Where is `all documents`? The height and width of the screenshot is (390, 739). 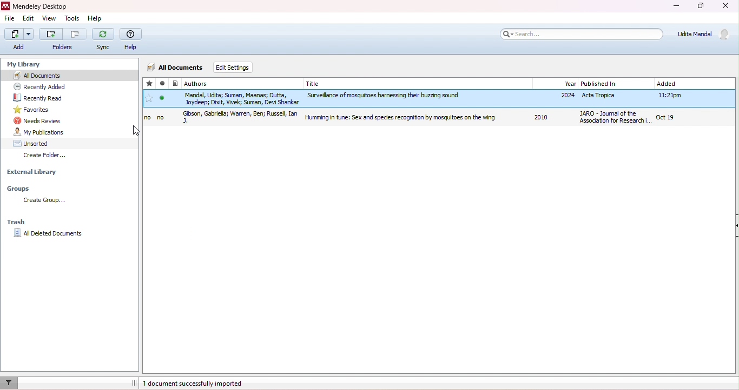 all documents is located at coordinates (36, 76).